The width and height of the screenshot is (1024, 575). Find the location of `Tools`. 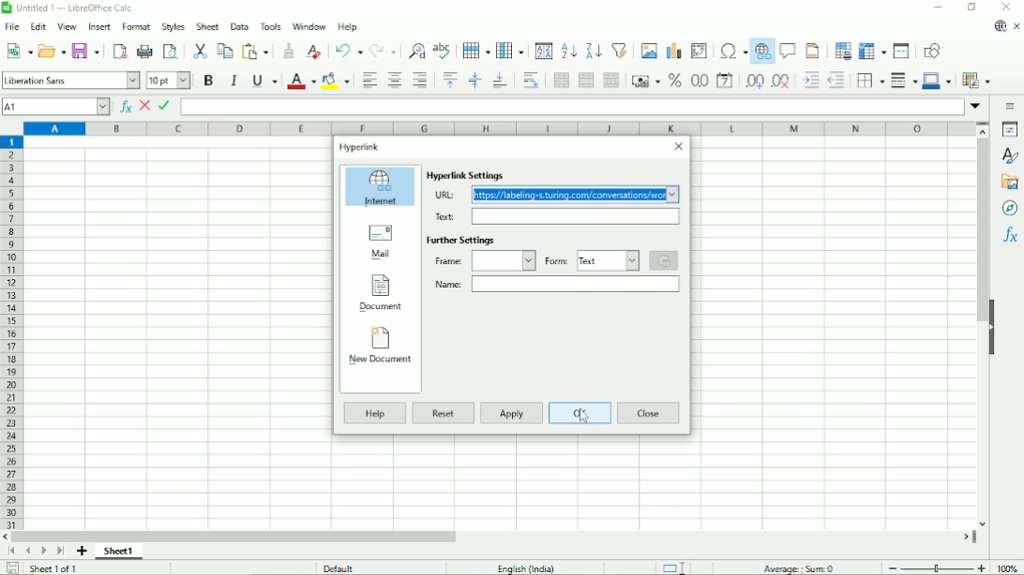

Tools is located at coordinates (271, 25).